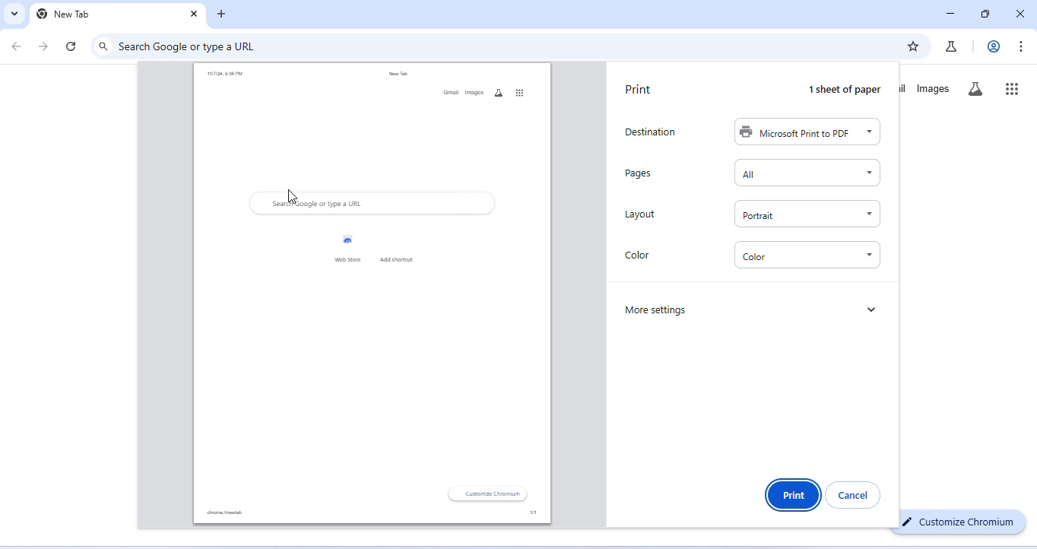 The height and width of the screenshot is (549, 1037). I want to click on drop down, so click(874, 307).